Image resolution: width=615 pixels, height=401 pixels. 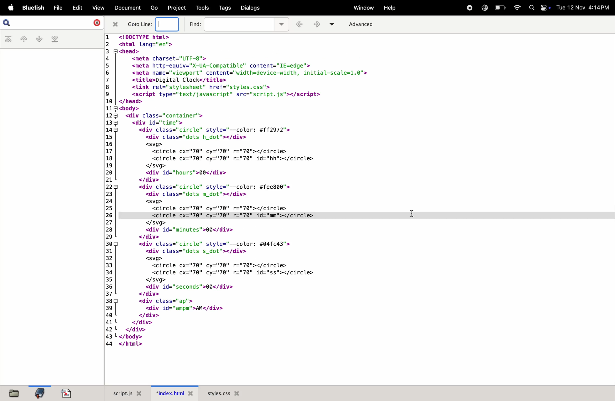 What do you see at coordinates (195, 24) in the screenshot?
I see `find` at bounding box center [195, 24].